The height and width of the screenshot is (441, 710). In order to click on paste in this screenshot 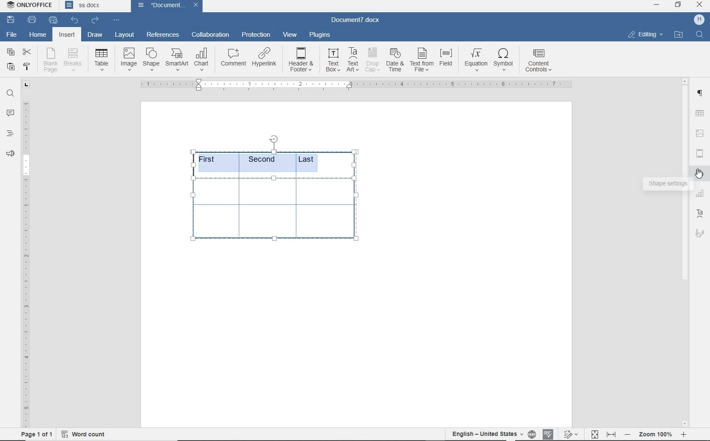, I will do `click(10, 66)`.